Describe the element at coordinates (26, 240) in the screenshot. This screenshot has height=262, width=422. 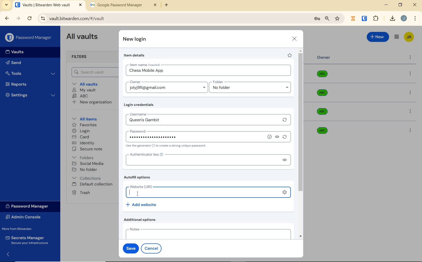
I see `Secrets Manager` at that location.